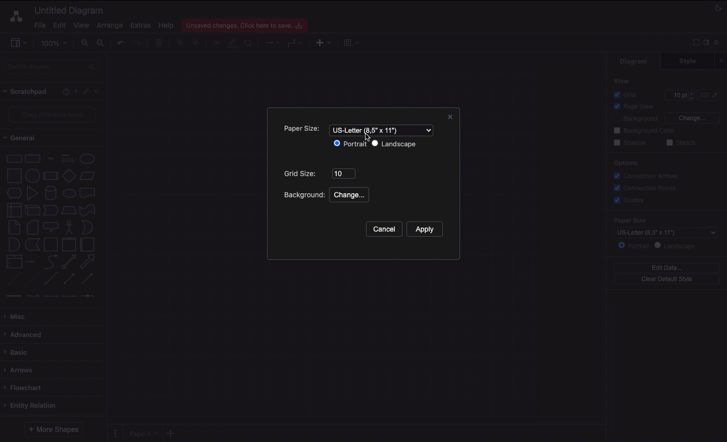 This screenshot has height=442, width=727. I want to click on Format, so click(707, 44).